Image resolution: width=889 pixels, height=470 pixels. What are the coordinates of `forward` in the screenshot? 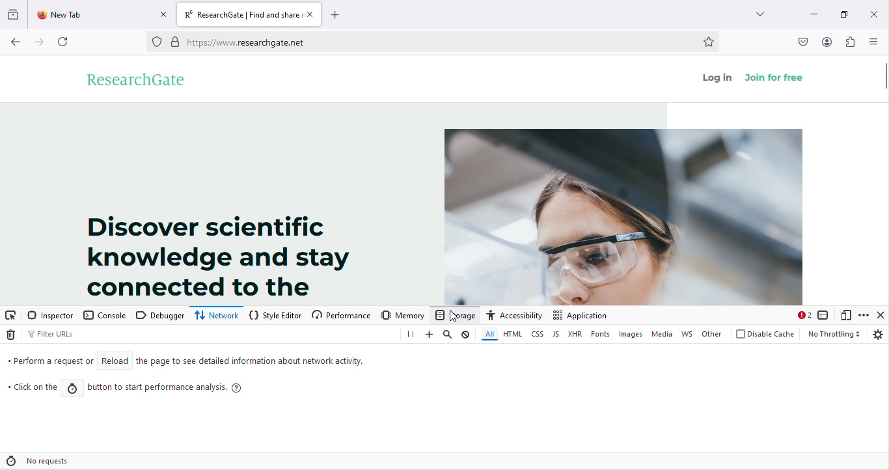 It's located at (39, 41).